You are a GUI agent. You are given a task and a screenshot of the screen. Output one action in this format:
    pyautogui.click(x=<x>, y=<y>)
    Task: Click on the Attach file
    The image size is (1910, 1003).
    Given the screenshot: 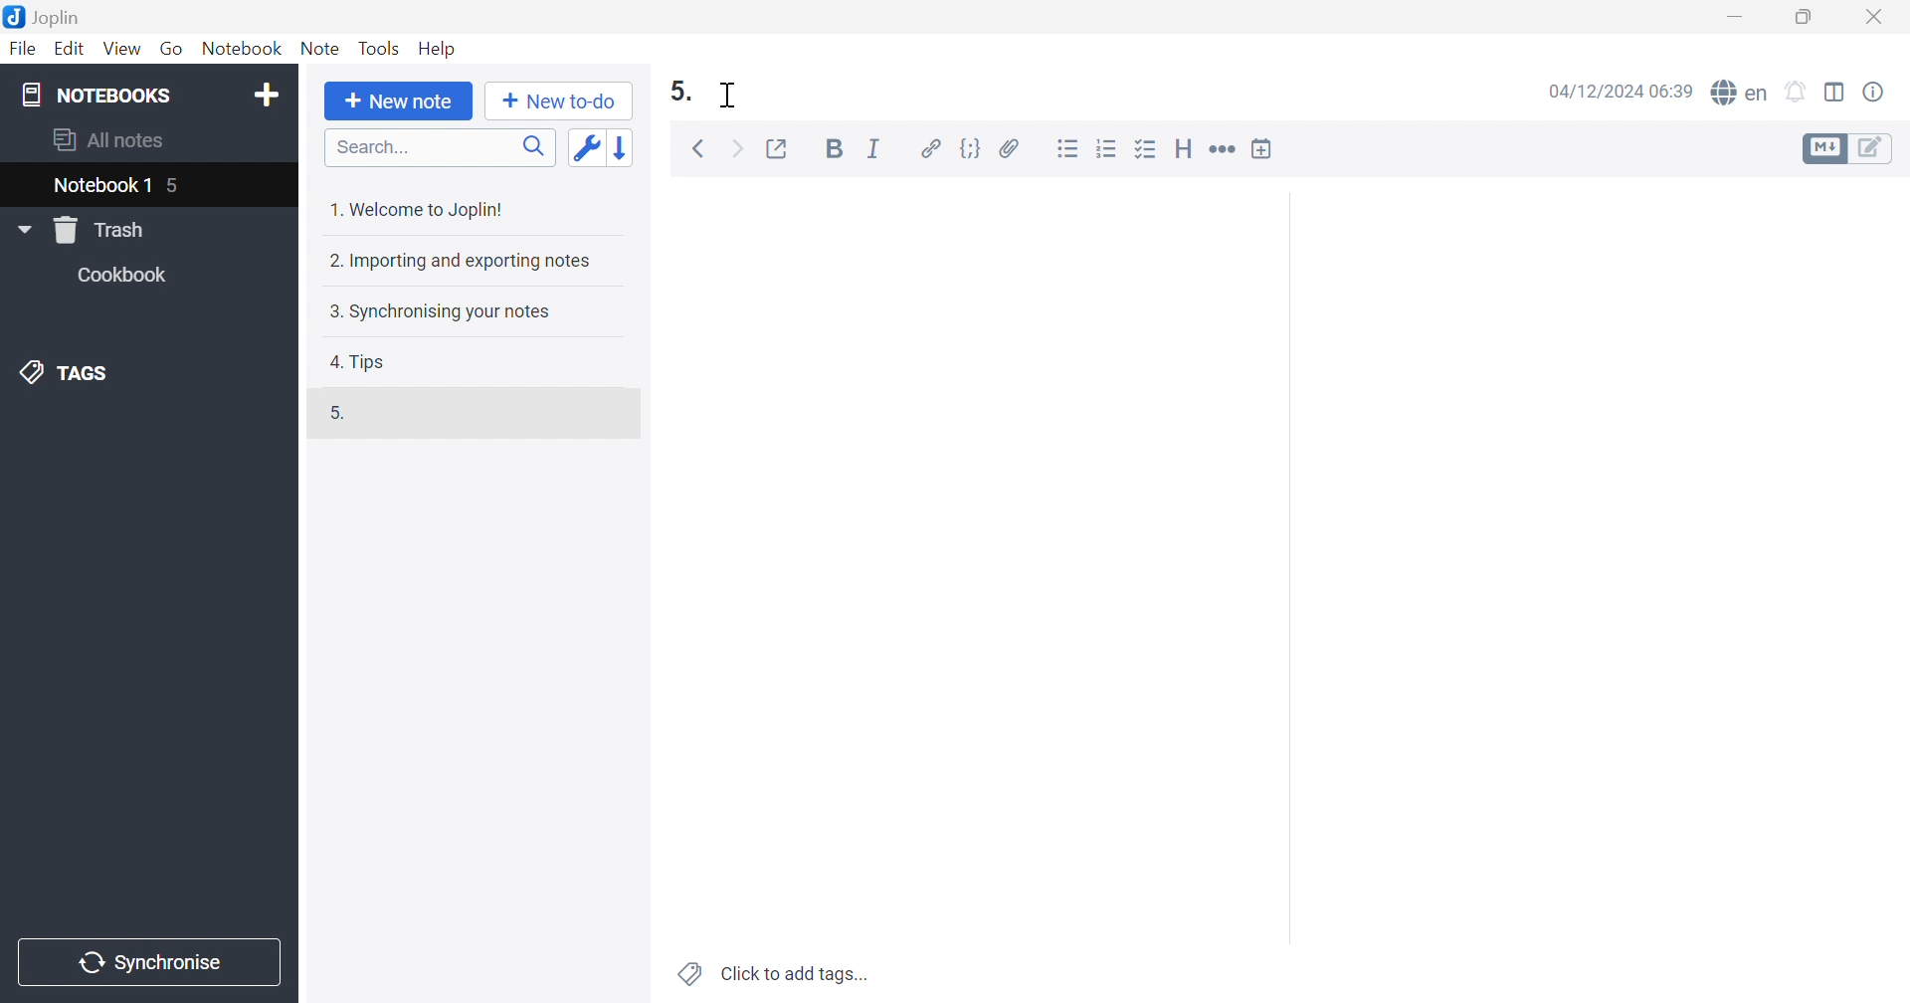 What is the action you would take?
    pyautogui.click(x=1010, y=147)
    